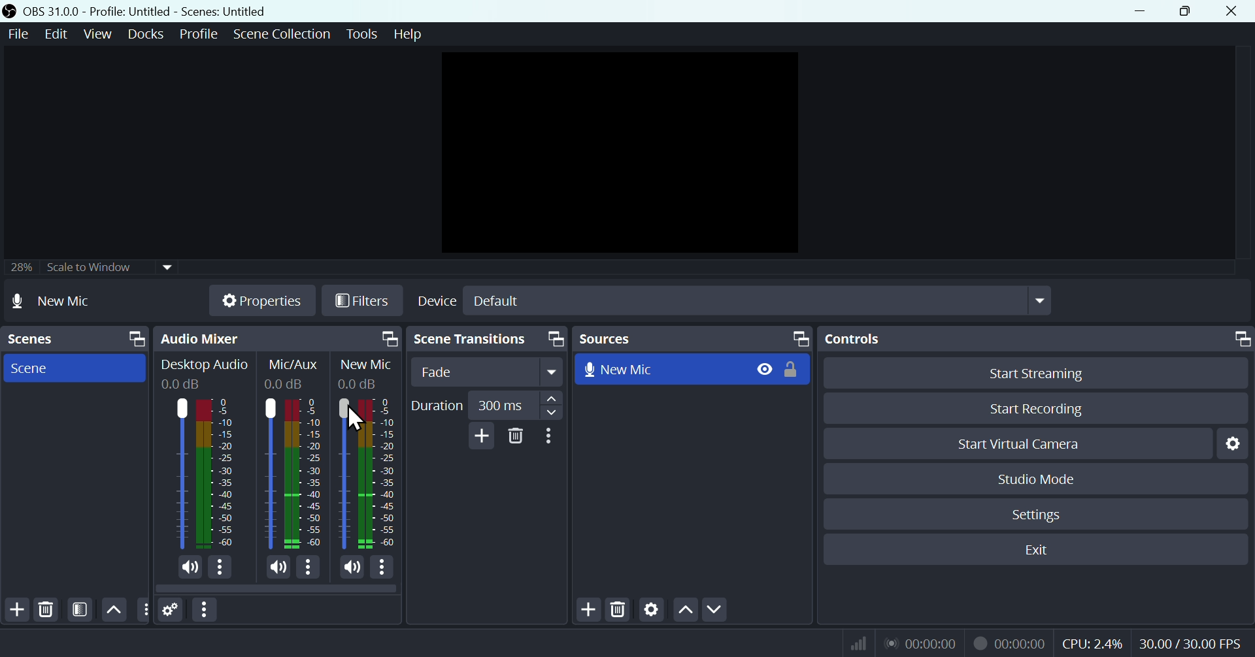 This screenshot has height=657, width=1255. Describe the element at coordinates (684, 612) in the screenshot. I see `Up` at that location.